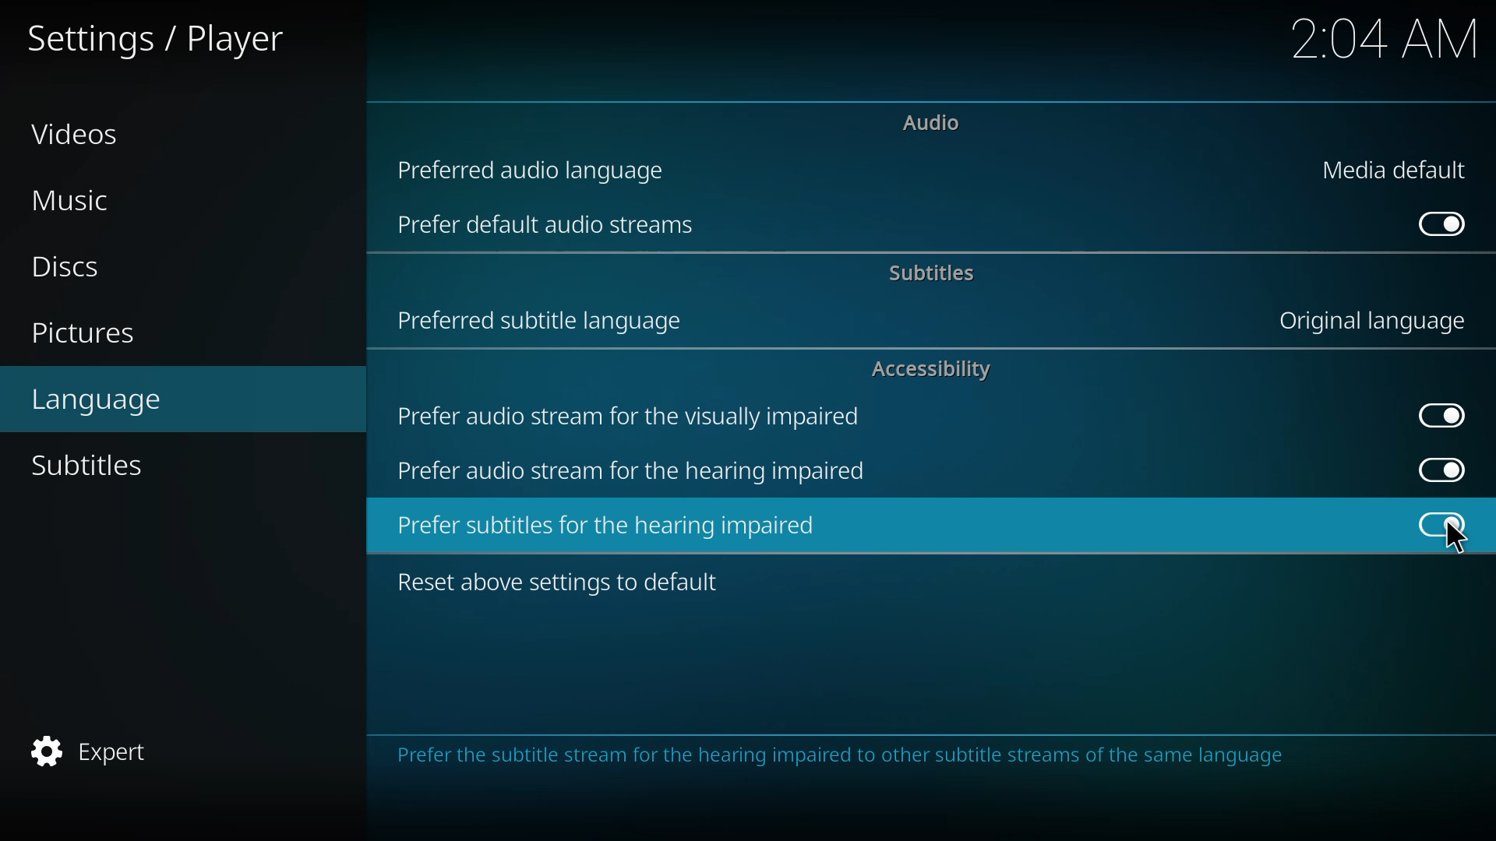 The width and height of the screenshot is (1496, 841). What do you see at coordinates (1437, 466) in the screenshot?
I see `enabled` at bounding box center [1437, 466].